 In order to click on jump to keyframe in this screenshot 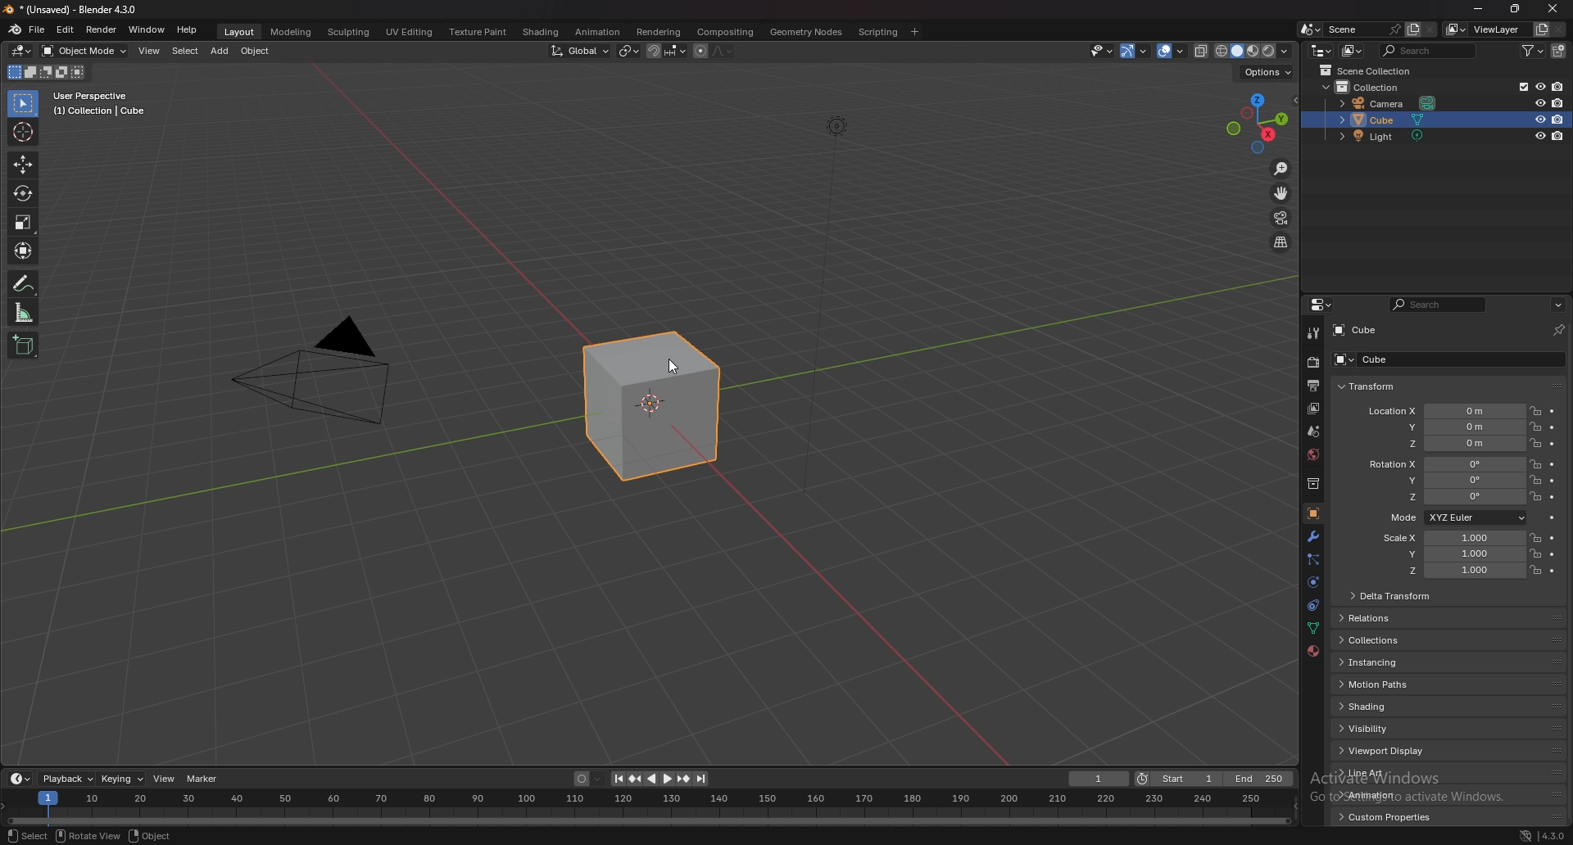, I will do `click(635, 779)`.